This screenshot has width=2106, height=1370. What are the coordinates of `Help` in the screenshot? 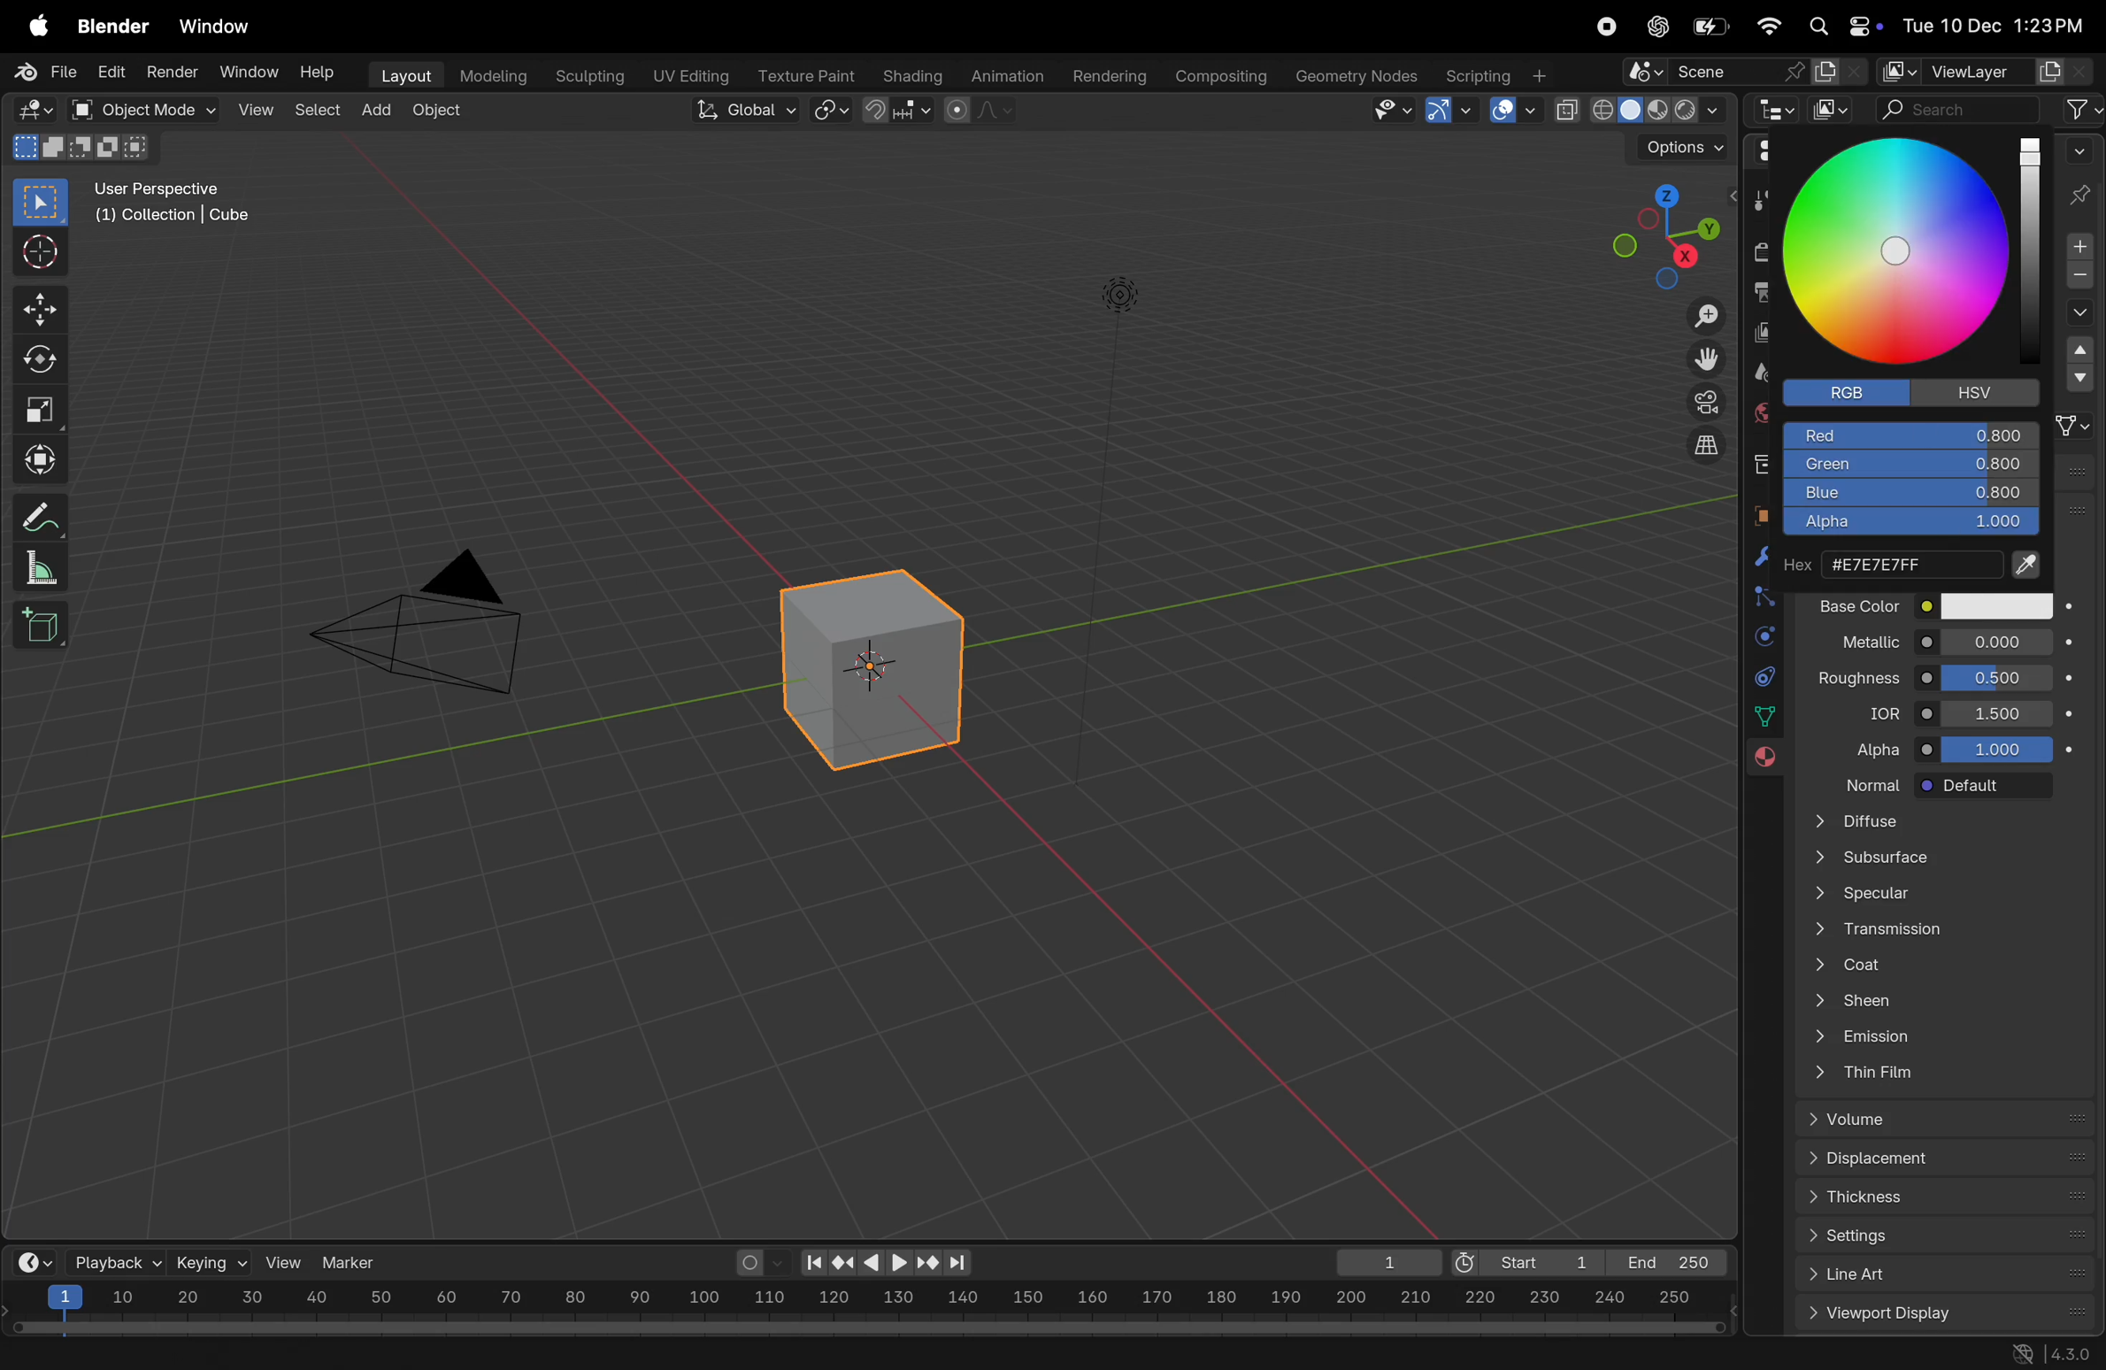 It's located at (321, 73).